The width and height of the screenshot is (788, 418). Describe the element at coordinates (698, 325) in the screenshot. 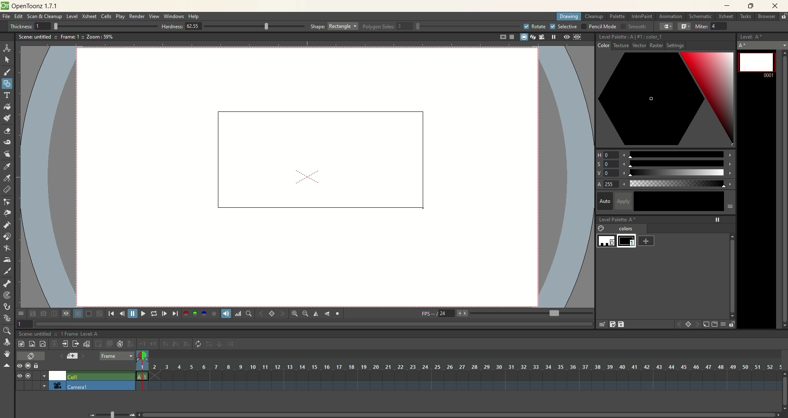

I see `next key` at that location.